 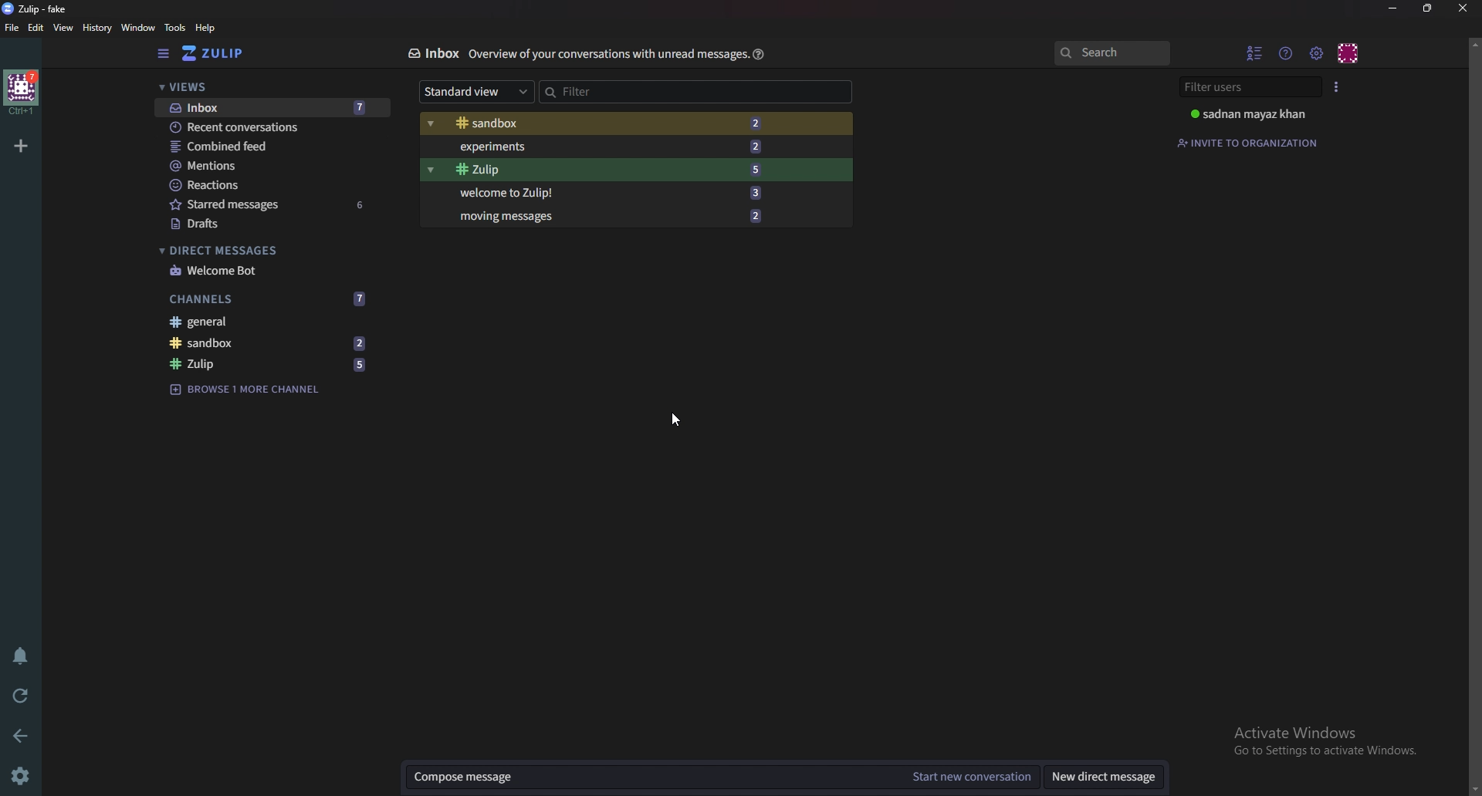 I want to click on Tools, so click(x=175, y=27).